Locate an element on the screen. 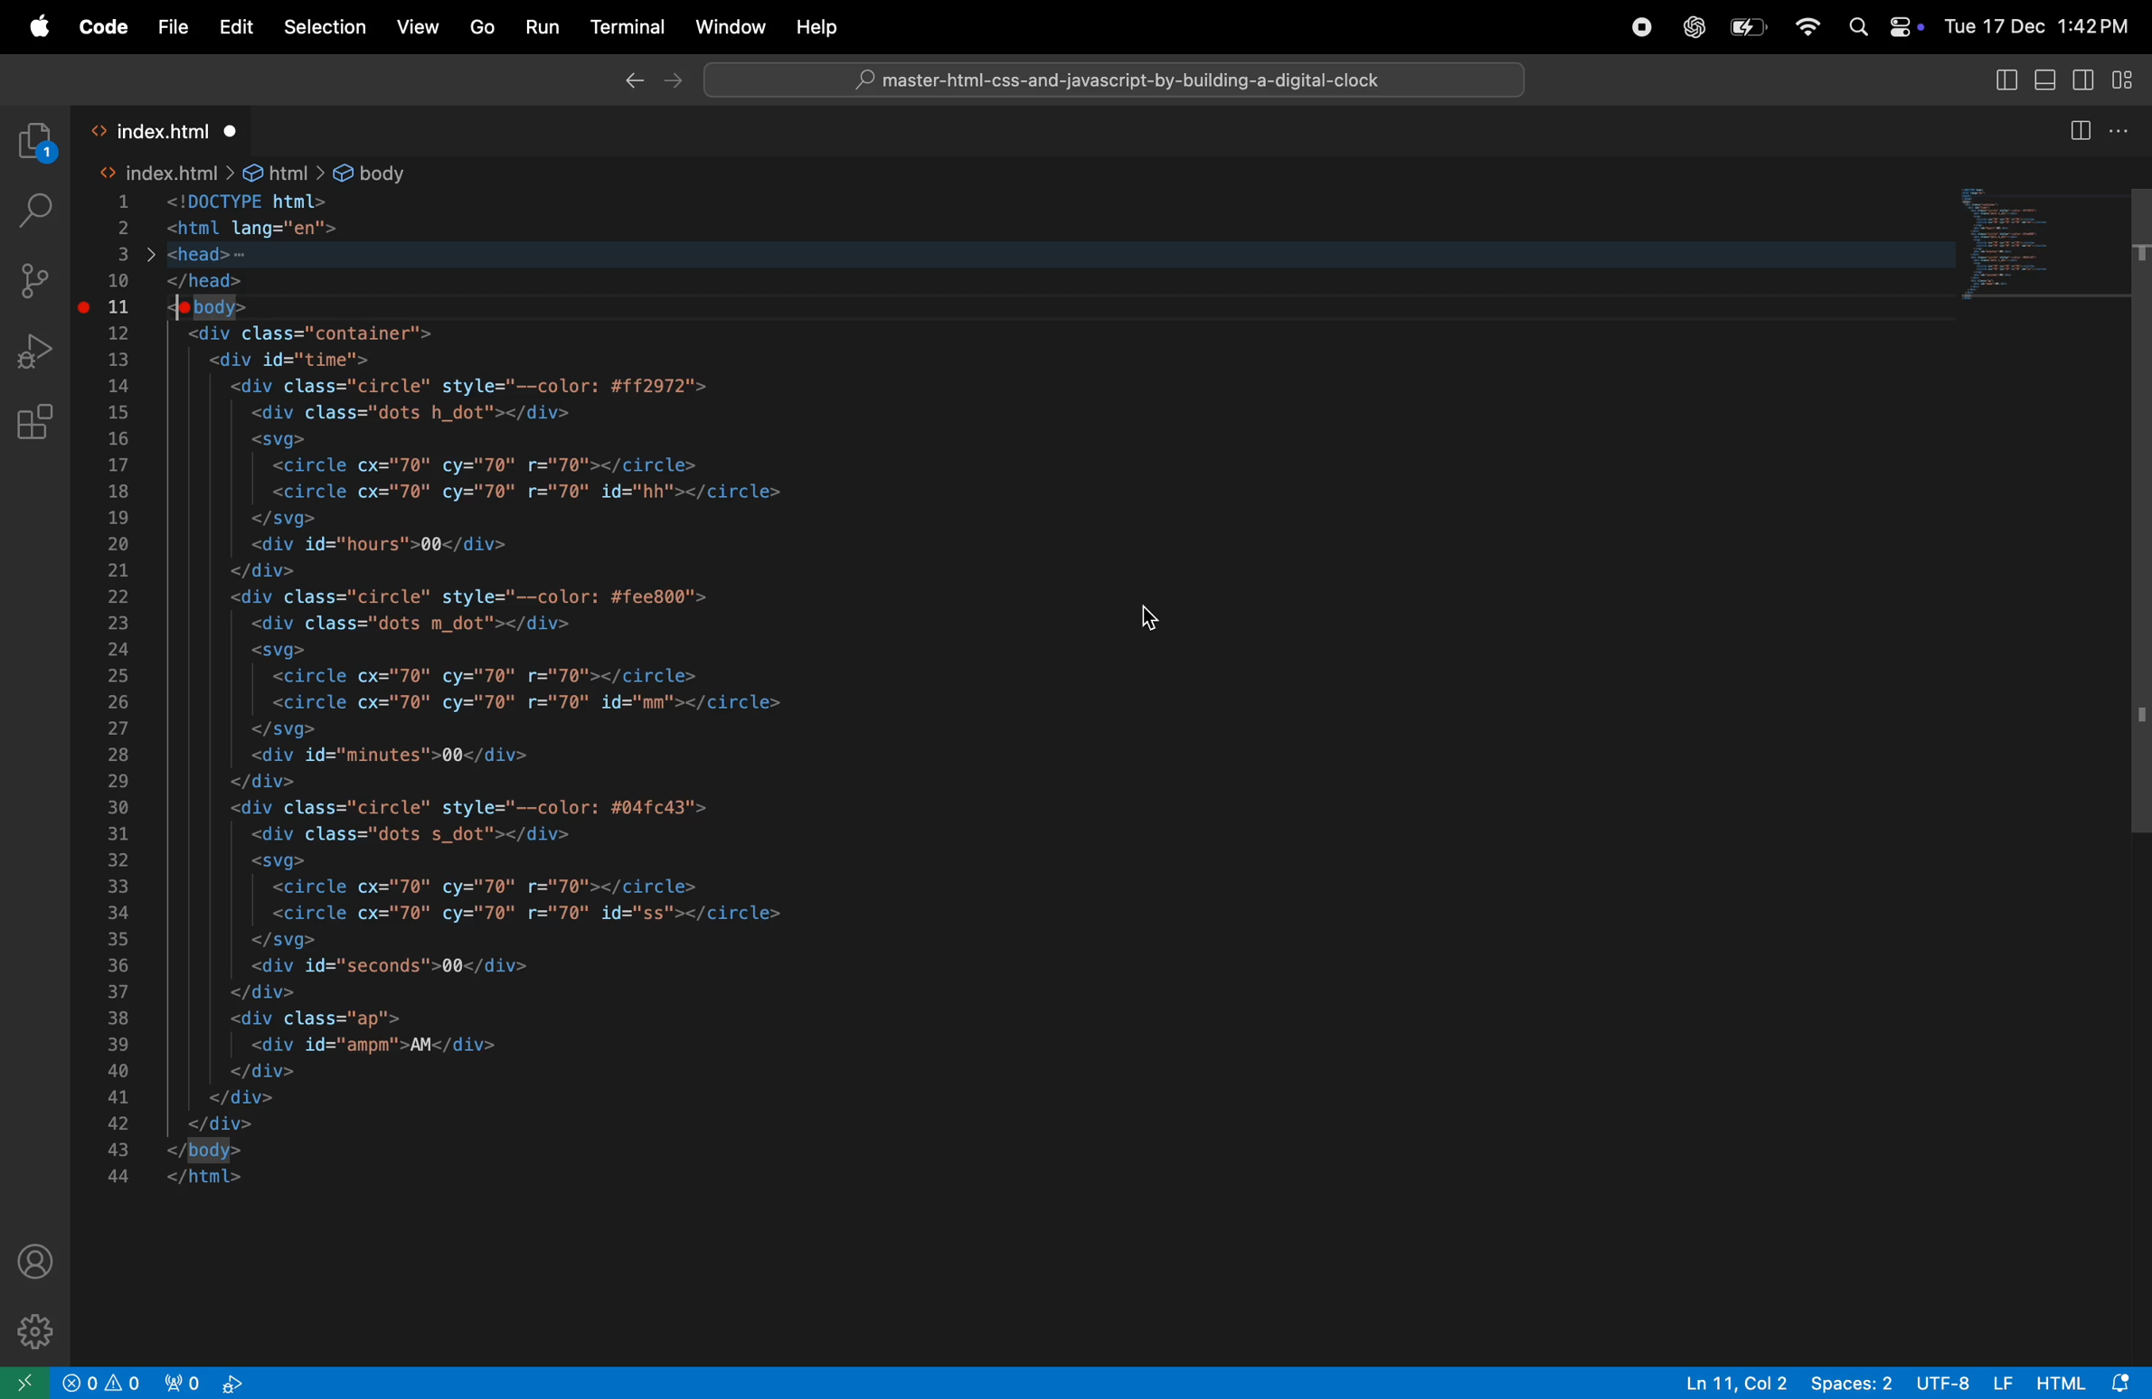  <!DOCTYPE html> Sm
<html lang="en"> jens
ps E&
</head> =
<body> £
<div class="container">
<div id="time">
<div class="circle" style="--color: #ff2972">
<div class="dots h_dot"></div>
<svg>
<circle cx="70" cy="70" r="70"></circle>
<circle cx="70" cy="70" r="70" id="hh"></circle>
</svg>
<div id="hours">00</div>
</div>
<div class="circle" style="--color: #fee800">
<div class="dots m_dot"></div>
<svg>
<circle cx="70" cy="70" r="70"></circle>
<circle cx="70" cy="70" r="70" id="mm"></circle>
</svg>
<div id="minutes">00</div>
</div>
<div class="circle" style="--color: #04fc43">
<div class="dots s_dot"></div>
<svg>
<circle cx="70" cy="70" r="70"></circle>
<circle cx="70" cy="70" r="70" id="ss"></circle>
</svg>
<div id="seconds">00</div>
</div>
<div class="ap">
<div id="ampm'>AM</div>
</div>
</div>
</div>
</body>
</html> is located at coordinates (600, 690).